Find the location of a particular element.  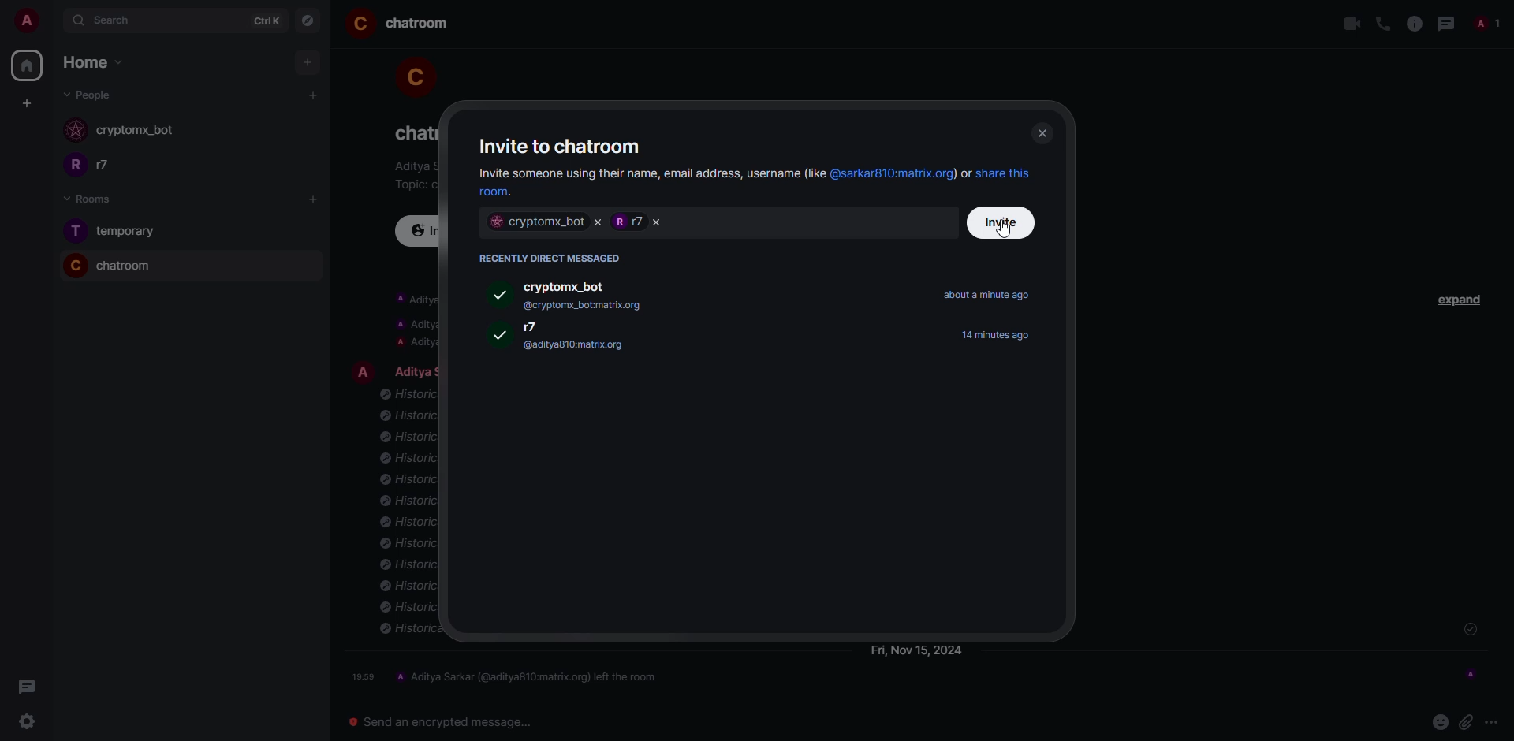

room is located at coordinates (420, 24).